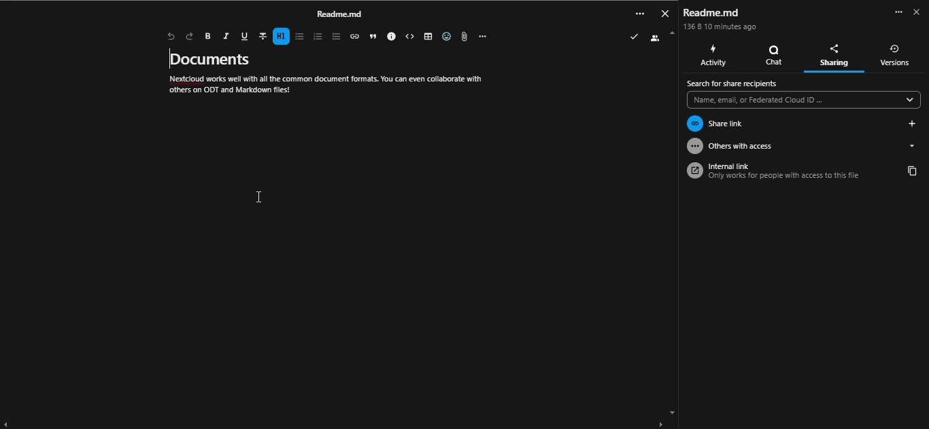  What do you see at coordinates (340, 14) in the screenshot?
I see `Readme.md` at bounding box center [340, 14].